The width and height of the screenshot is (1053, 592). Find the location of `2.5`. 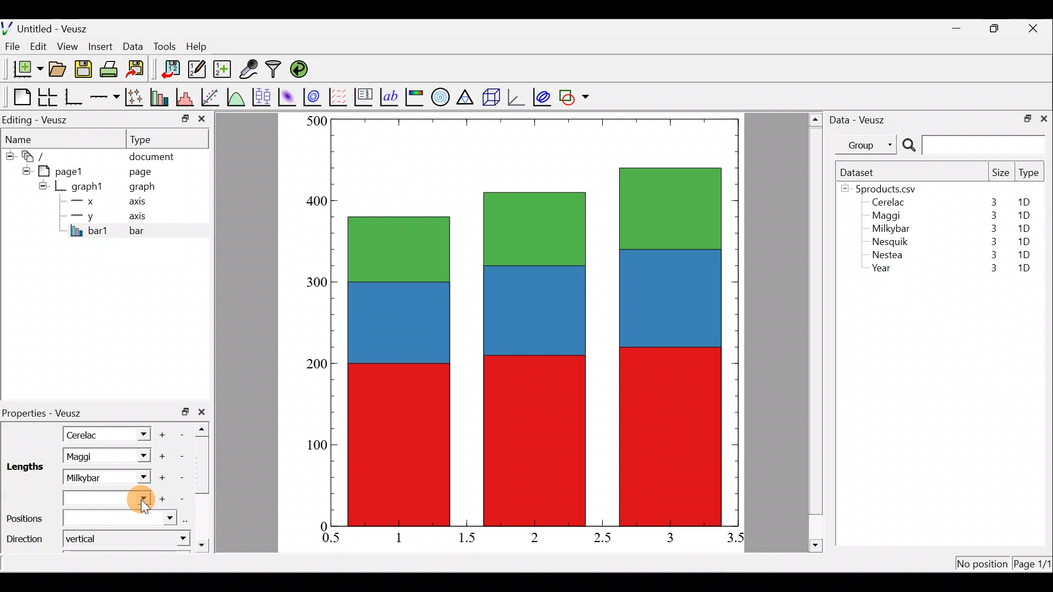

2.5 is located at coordinates (602, 538).